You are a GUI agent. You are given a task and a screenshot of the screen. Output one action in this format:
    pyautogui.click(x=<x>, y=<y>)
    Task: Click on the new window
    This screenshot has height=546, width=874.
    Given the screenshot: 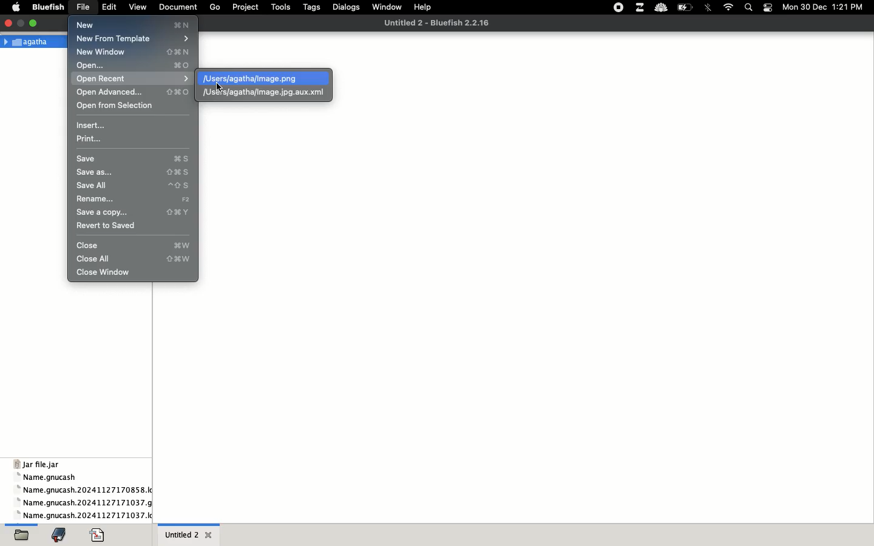 What is the action you would take?
    pyautogui.click(x=130, y=52)
    